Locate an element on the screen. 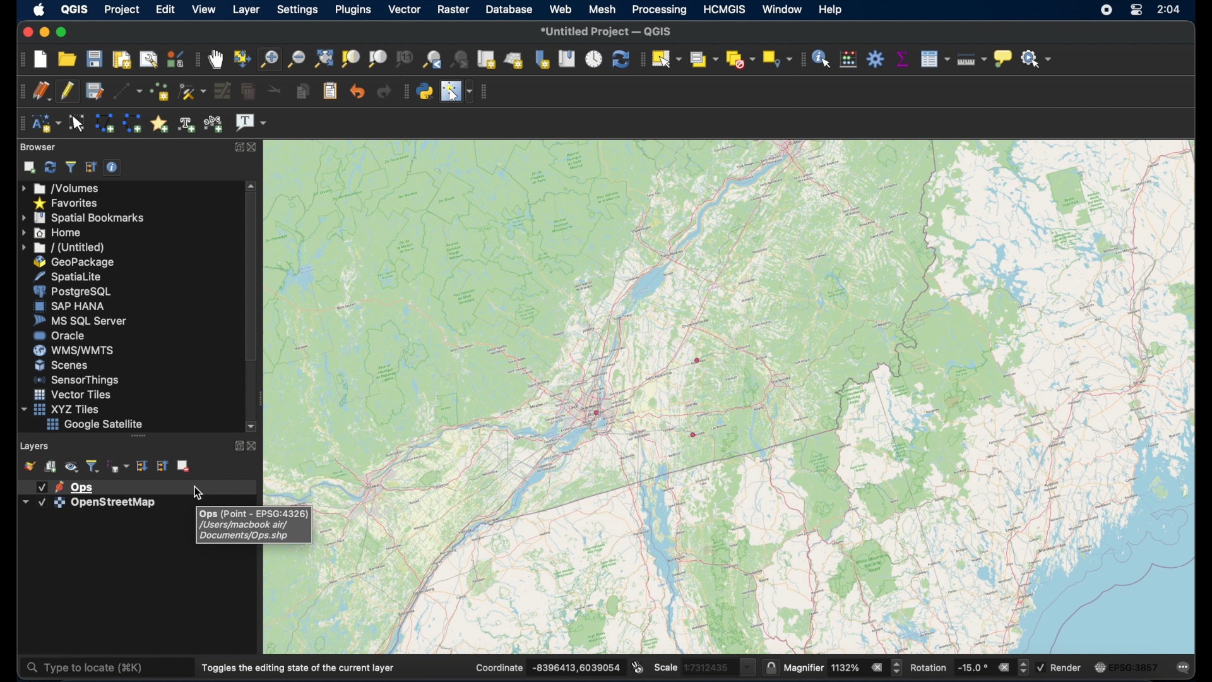 This screenshot has width=1212, height=682. refresh is located at coordinates (52, 166).